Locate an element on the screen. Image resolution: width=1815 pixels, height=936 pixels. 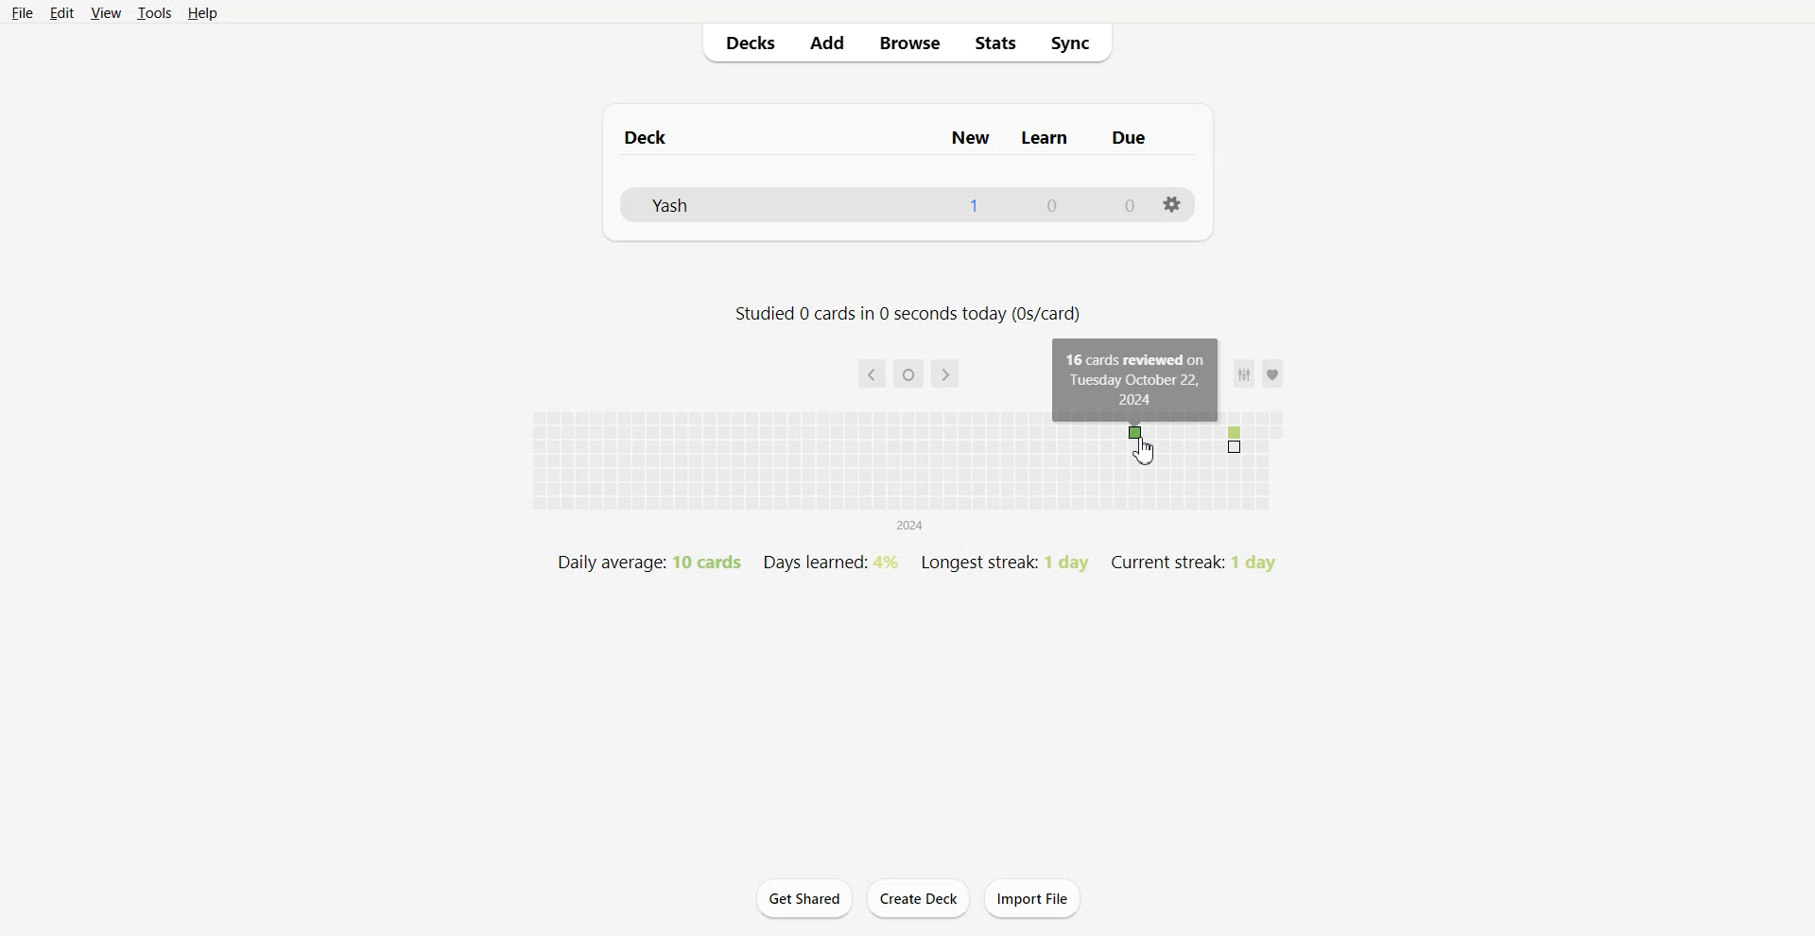
due is located at coordinates (1129, 138).